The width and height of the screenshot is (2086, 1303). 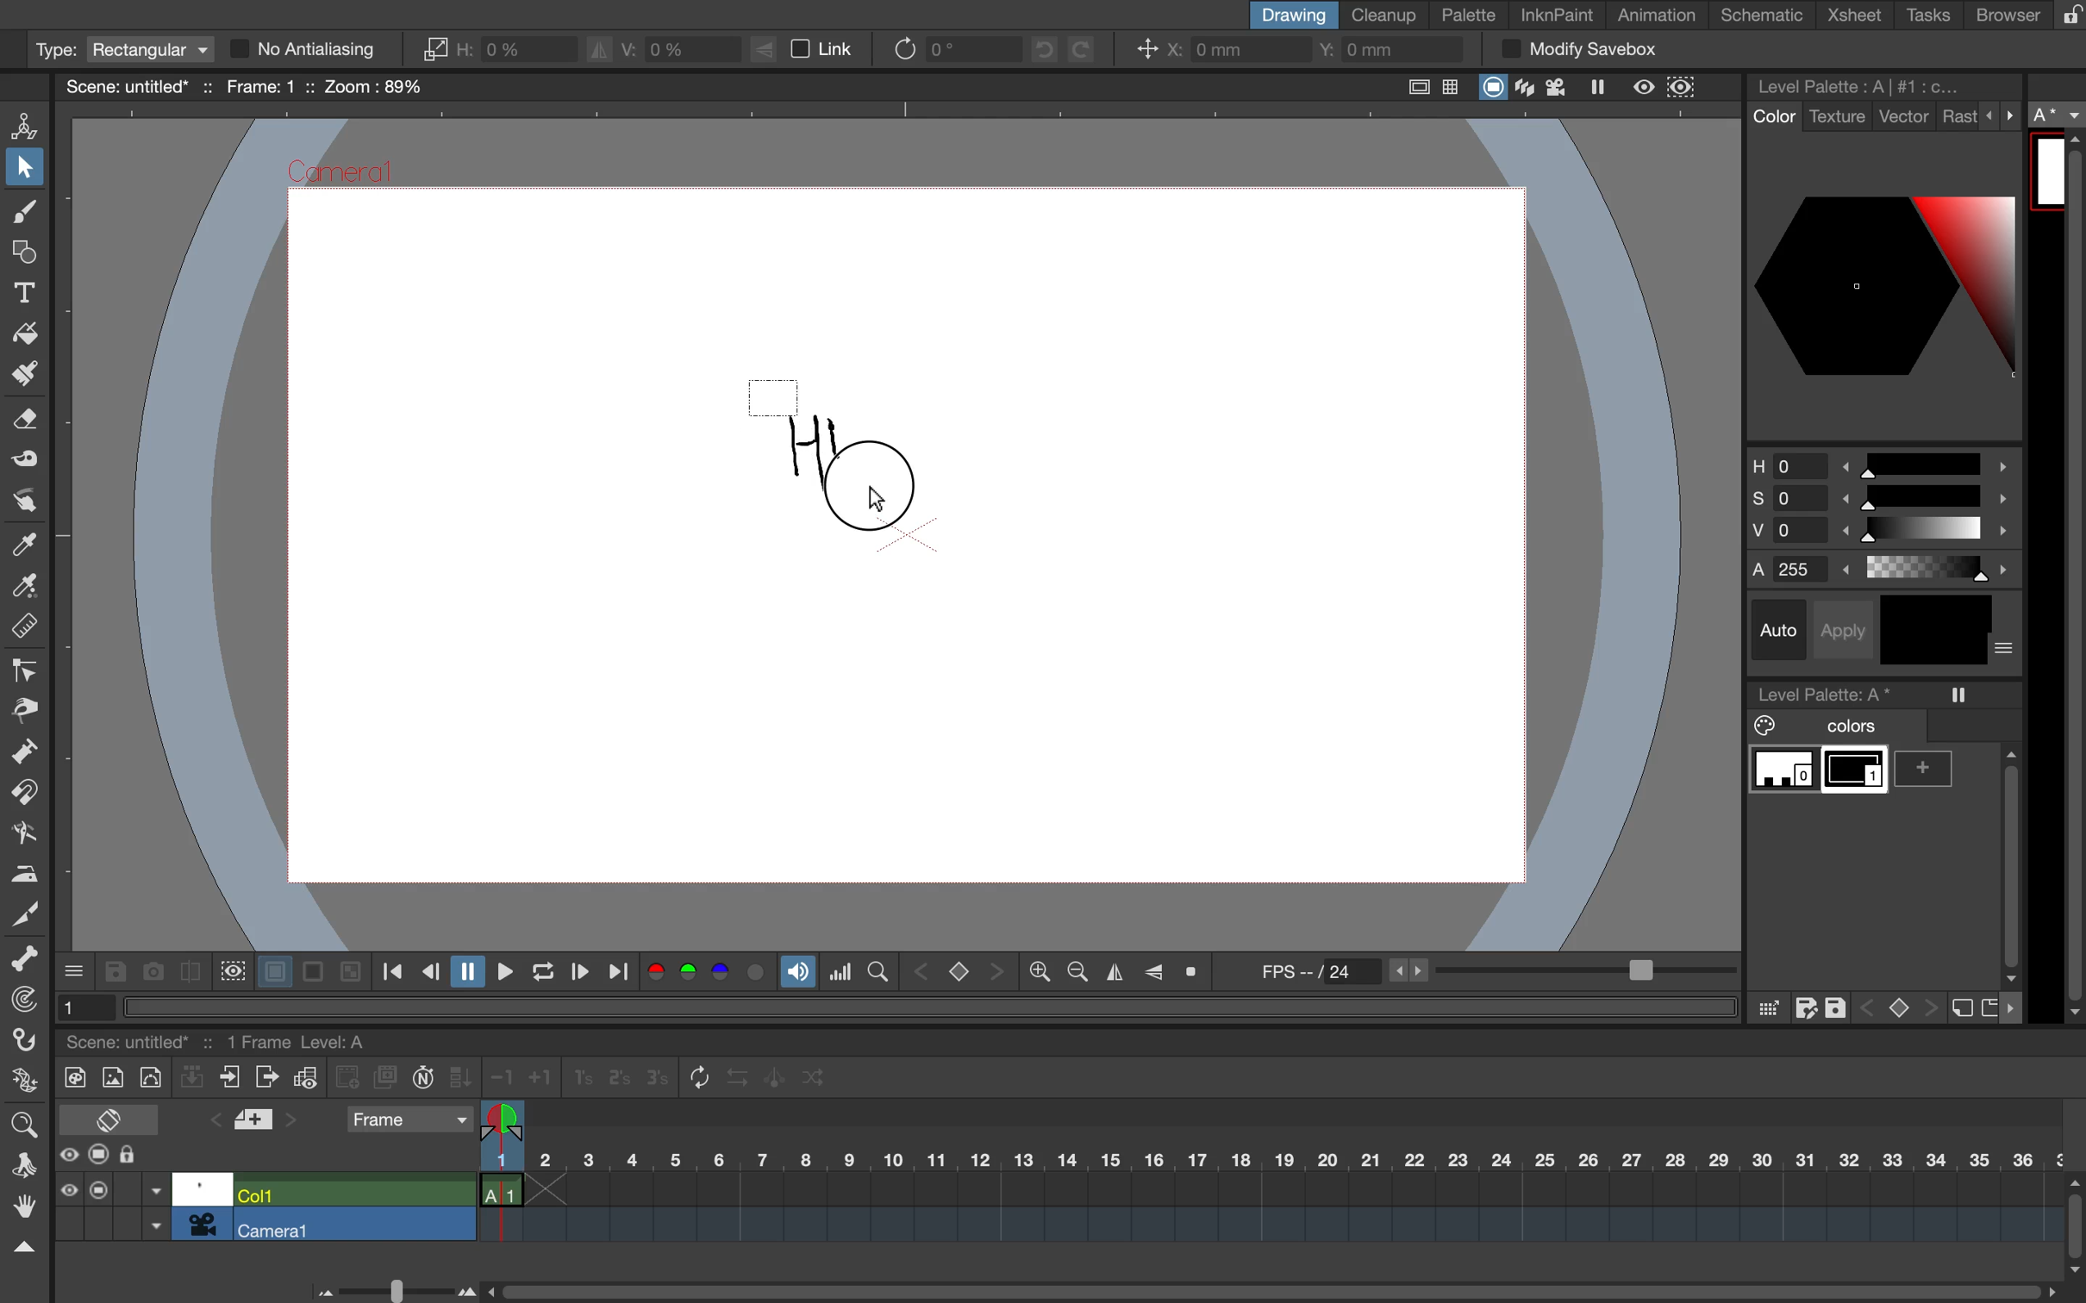 What do you see at coordinates (1864, 85) in the screenshot?
I see `level palette` at bounding box center [1864, 85].